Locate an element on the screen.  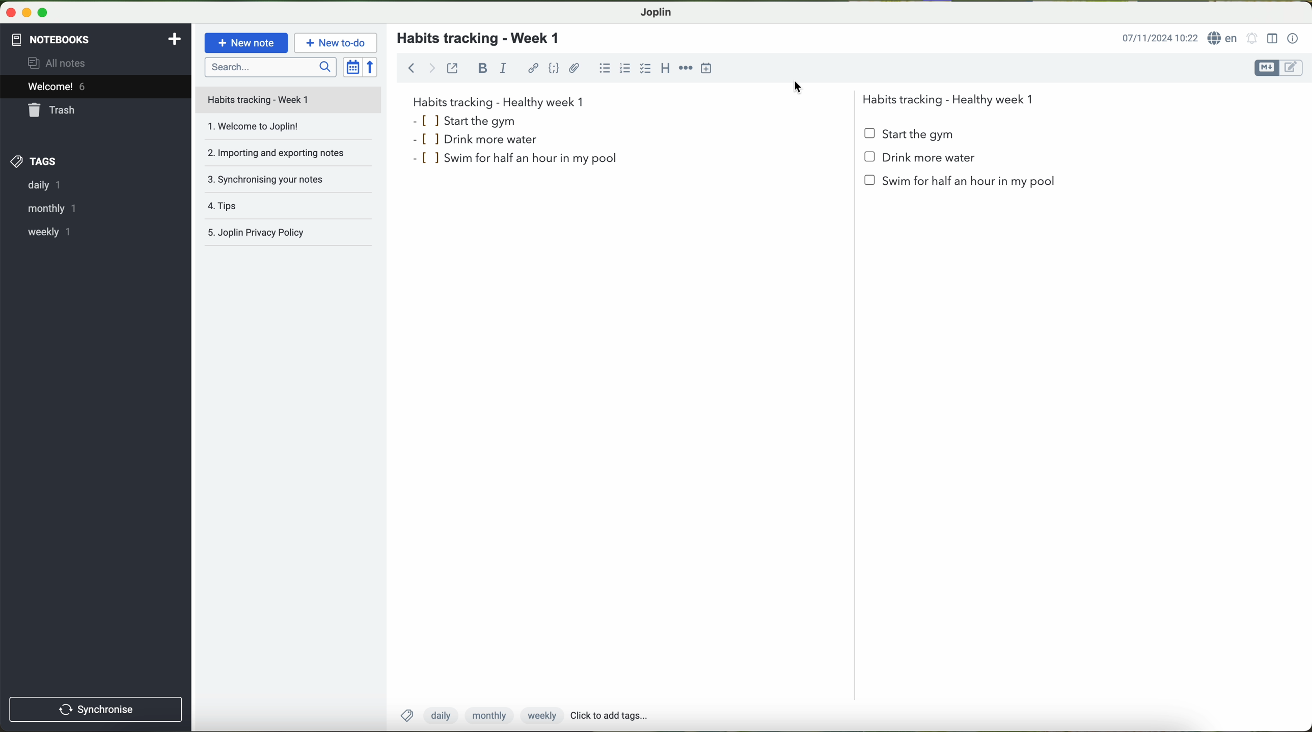
bulleted list is located at coordinates (605, 68).